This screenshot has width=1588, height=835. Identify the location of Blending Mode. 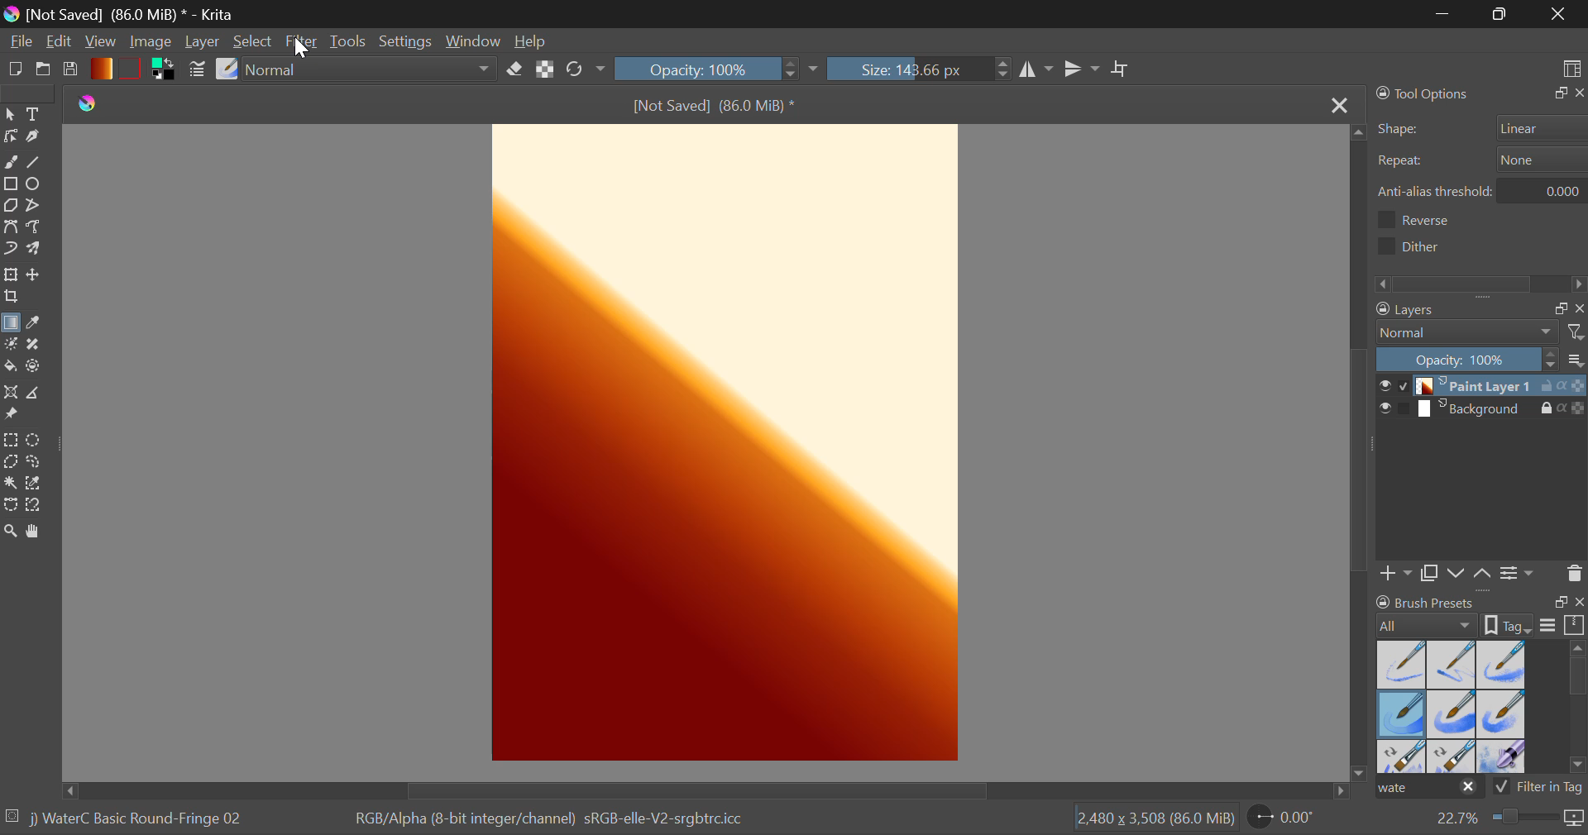
(372, 69).